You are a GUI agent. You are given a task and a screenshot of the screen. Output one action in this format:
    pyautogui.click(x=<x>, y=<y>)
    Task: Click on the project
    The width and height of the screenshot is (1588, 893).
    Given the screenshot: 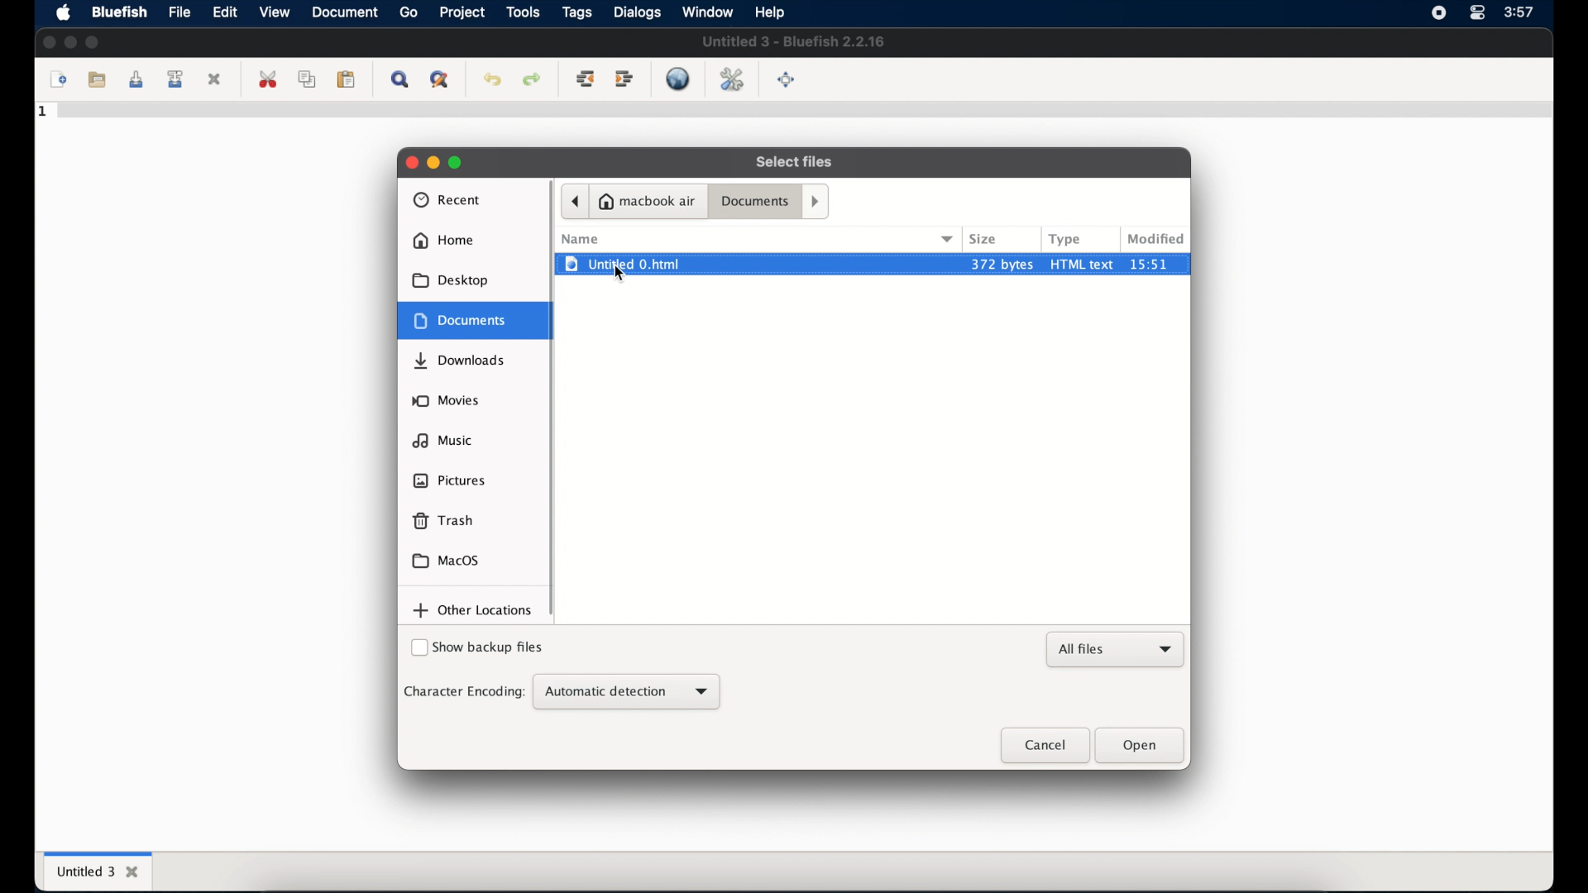 What is the action you would take?
    pyautogui.click(x=462, y=12)
    